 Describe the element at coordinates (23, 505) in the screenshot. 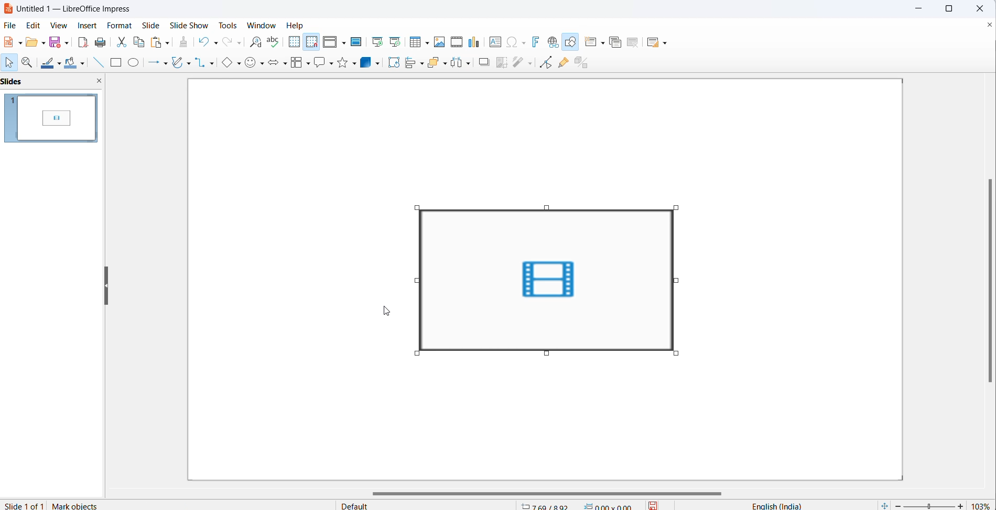

I see `current slide` at that location.